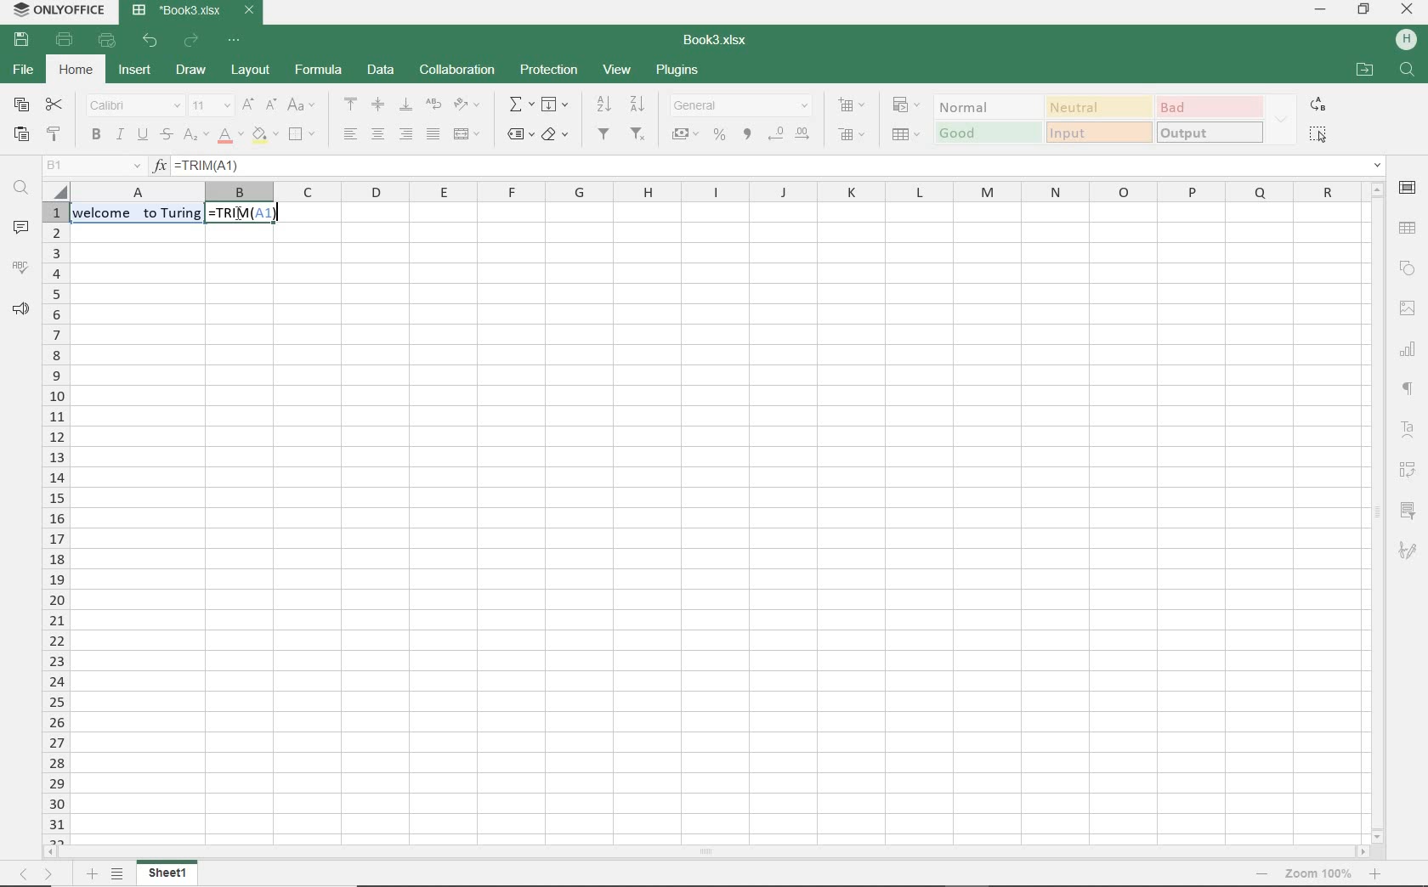  Describe the element at coordinates (20, 310) in the screenshot. I see `feedback & support` at that location.